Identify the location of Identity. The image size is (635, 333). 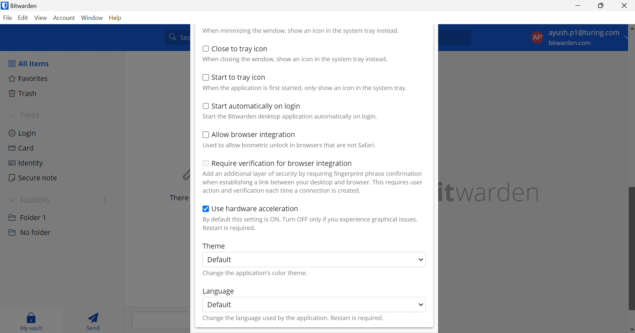
(25, 163).